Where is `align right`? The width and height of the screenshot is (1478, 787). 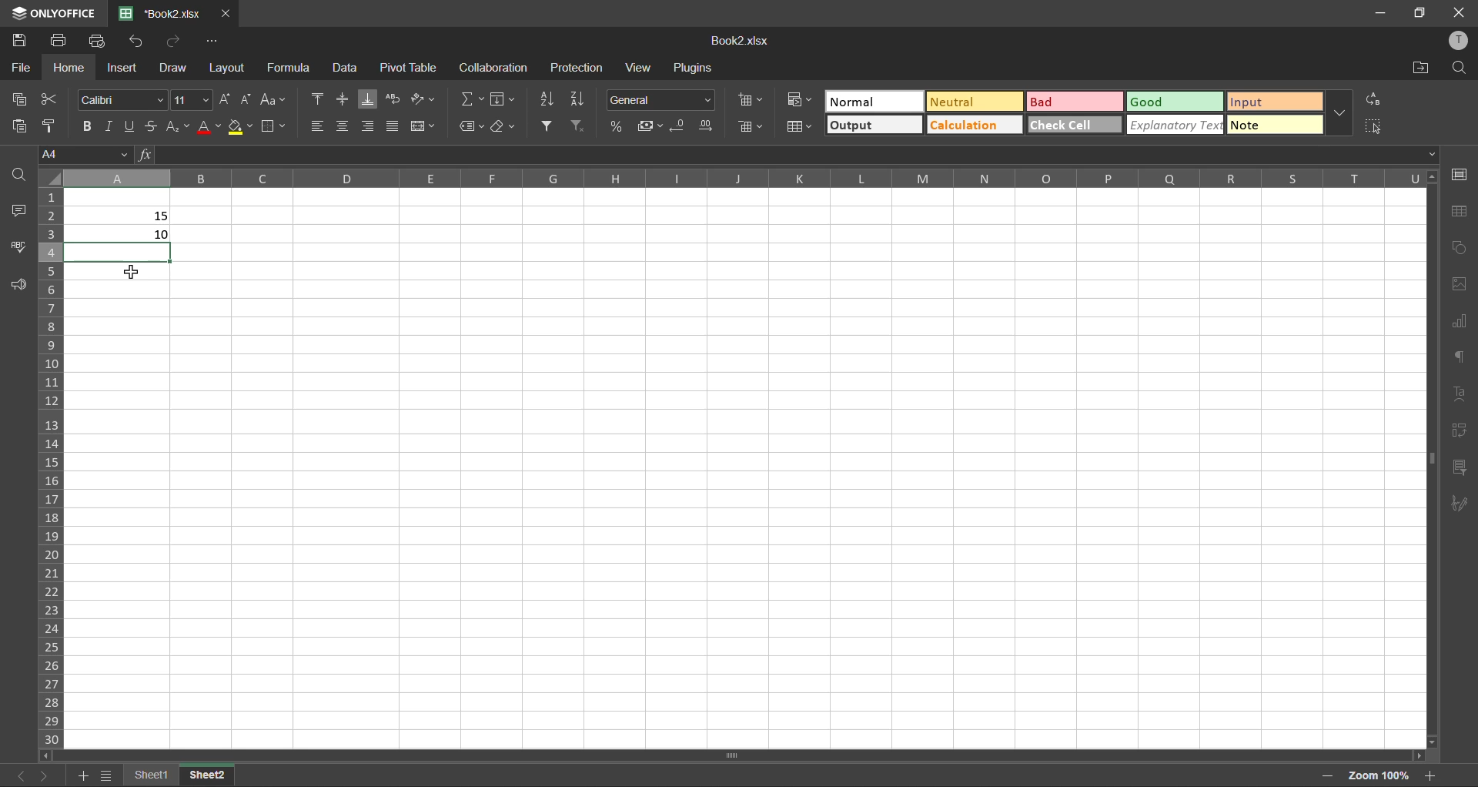 align right is located at coordinates (370, 126).